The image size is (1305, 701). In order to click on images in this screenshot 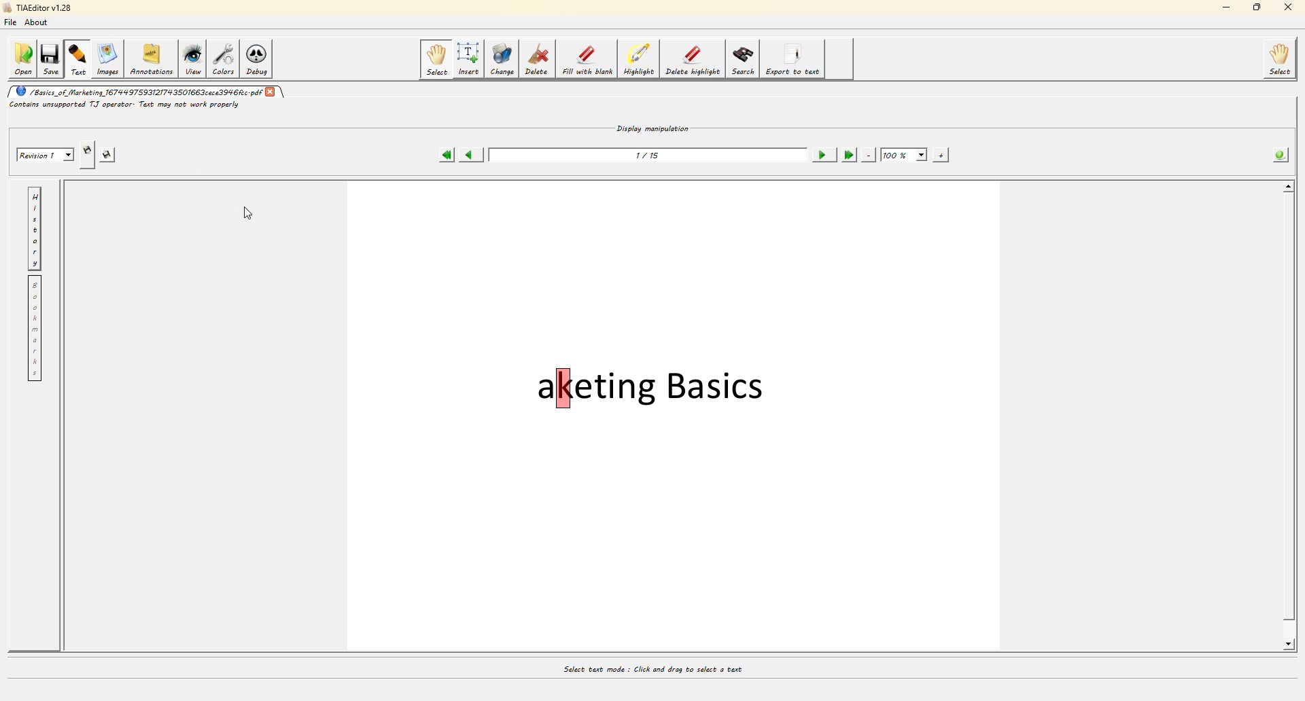, I will do `click(107, 58)`.